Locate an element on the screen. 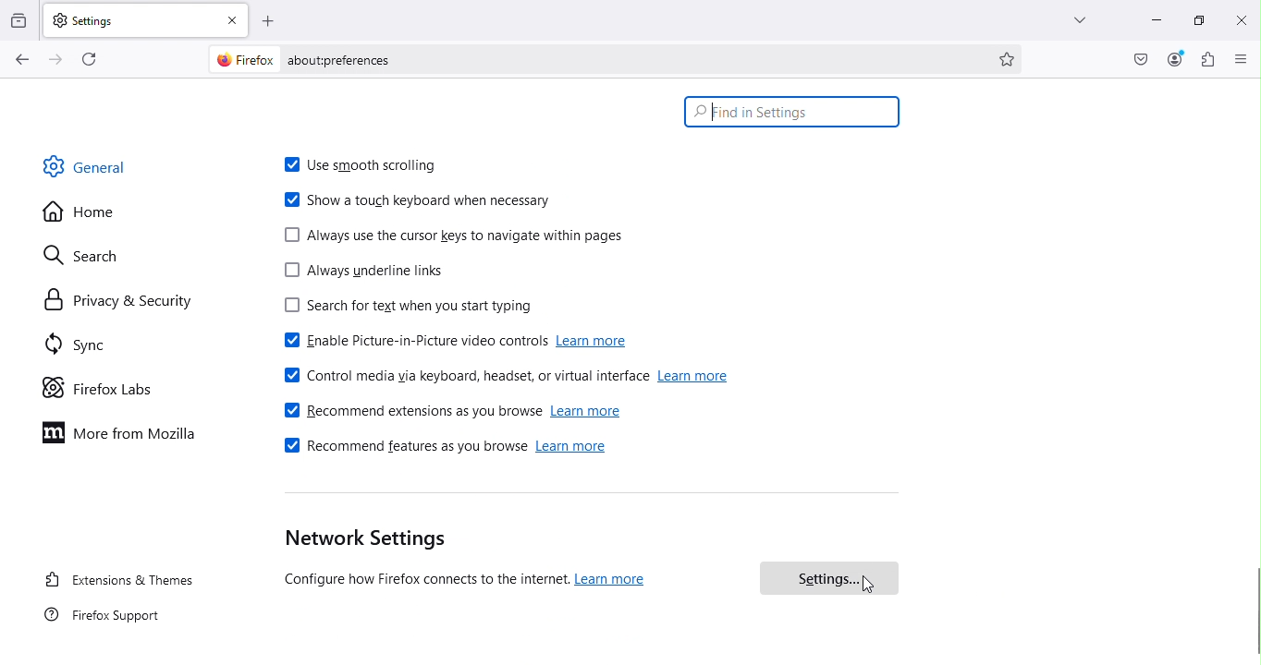 The image size is (1261, 665). Save to pocket is located at coordinates (1142, 59).